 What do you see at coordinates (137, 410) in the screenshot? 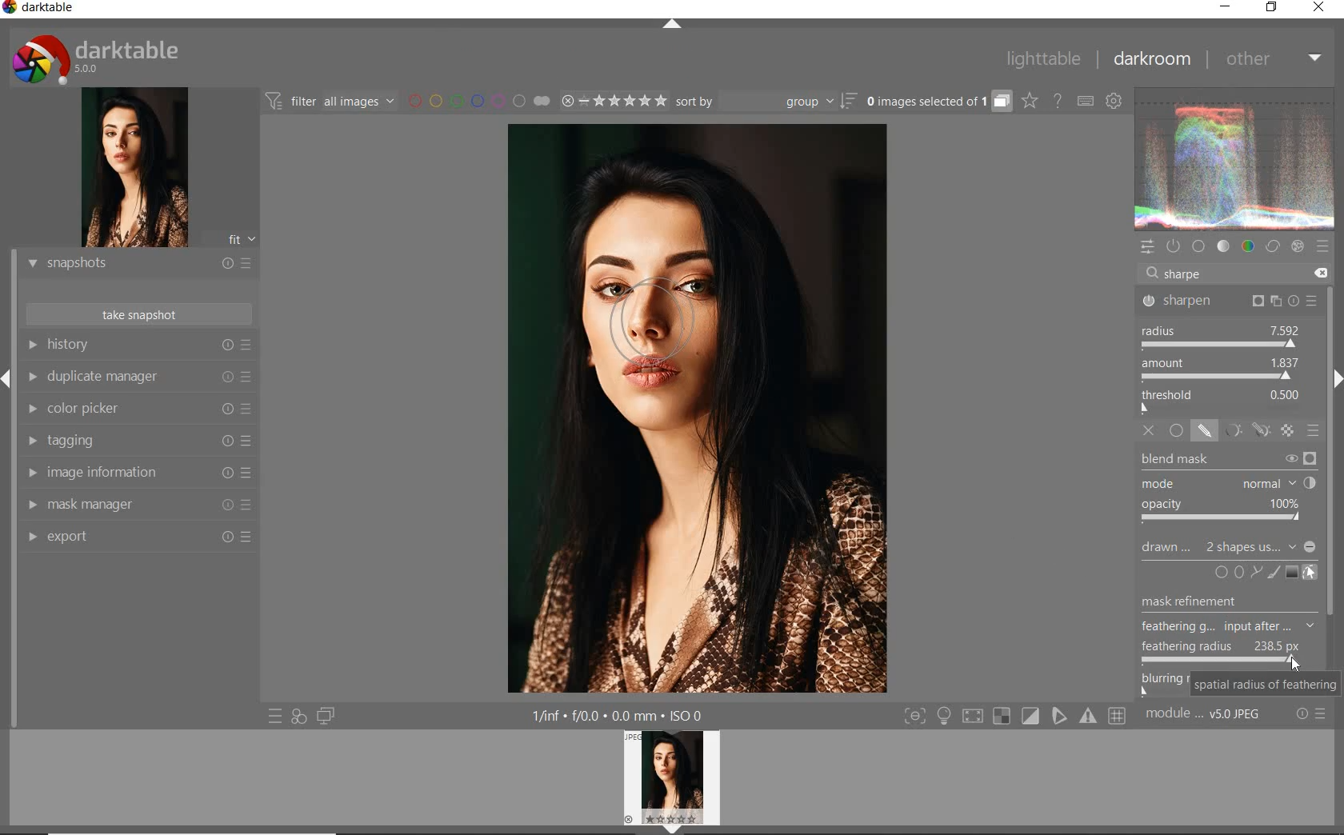
I see `COLOR PICKER` at bounding box center [137, 410].